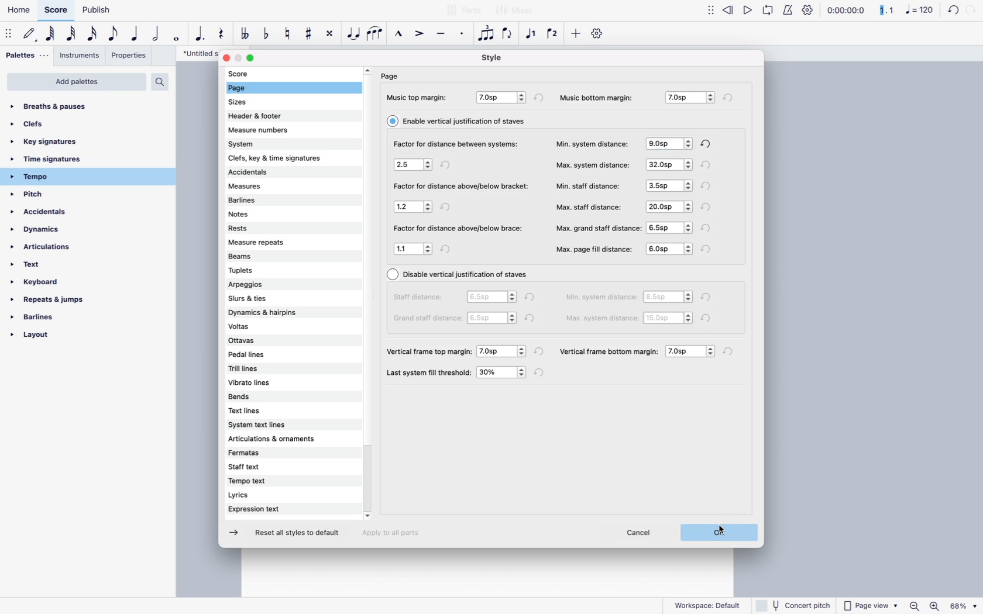 The width and height of the screenshot is (983, 614). What do you see at coordinates (688, 98) in the screenshot?
I see `options` at bounding box center [688, 98].